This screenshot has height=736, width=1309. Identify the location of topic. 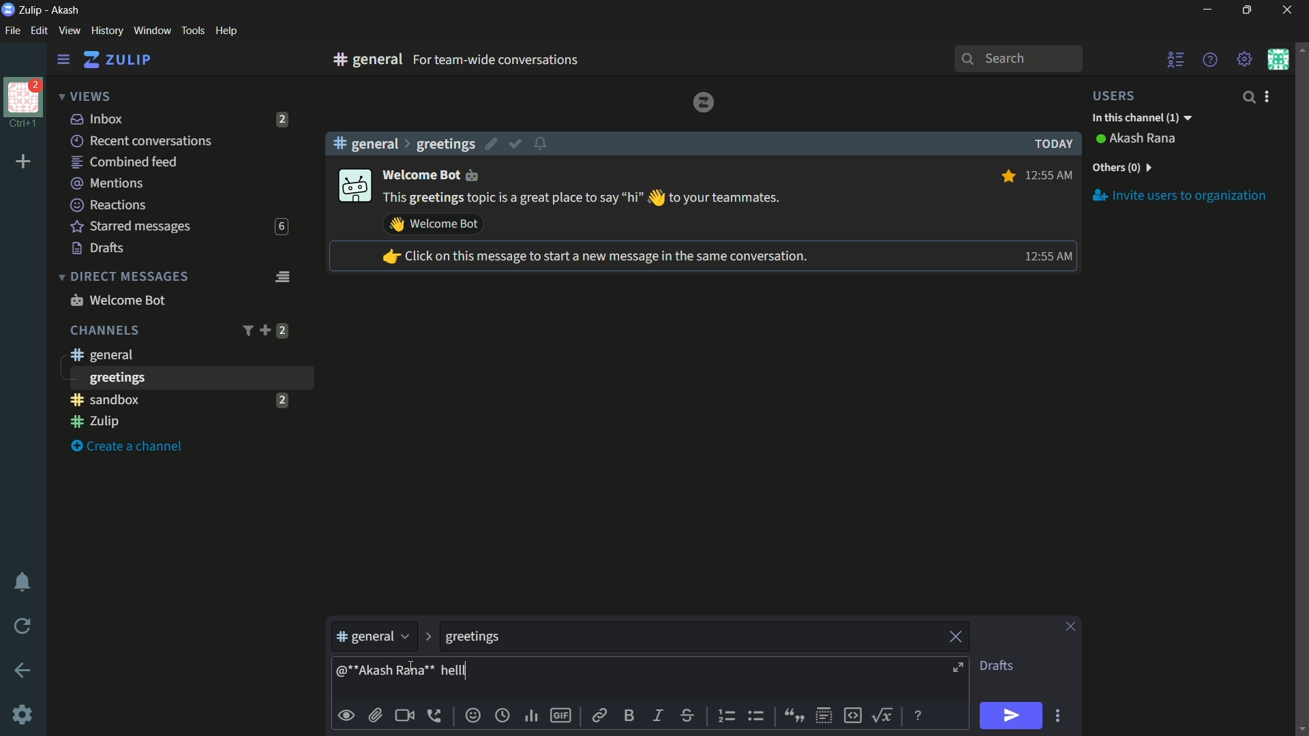
(691, 637).